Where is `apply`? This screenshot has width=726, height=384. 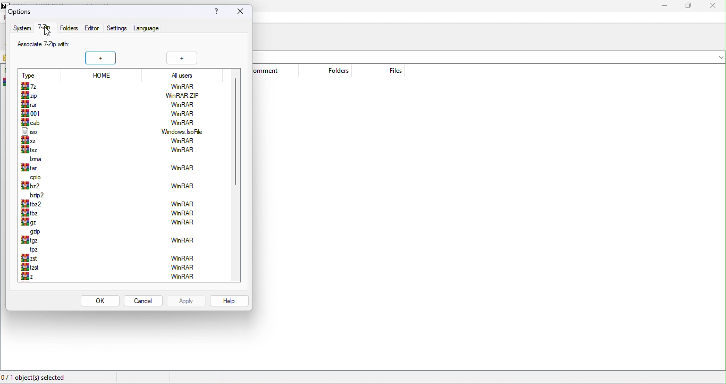 apply is located at coordinates (187, 301).